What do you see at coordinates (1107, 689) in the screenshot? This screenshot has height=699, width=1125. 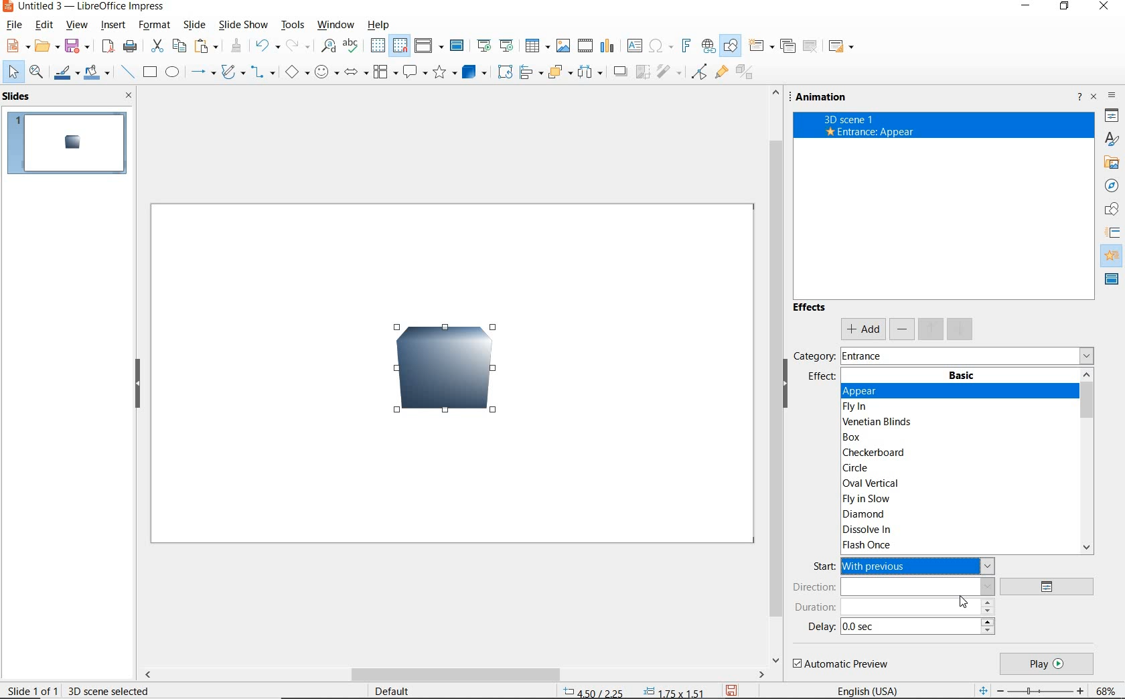 I see `zoom factor` at bounding box center [1107, 689].